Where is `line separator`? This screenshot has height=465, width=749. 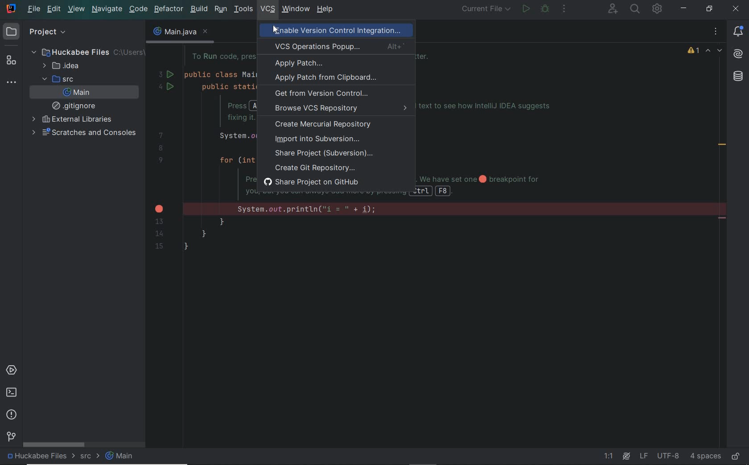
line separator is located at coordinates (644, 457).